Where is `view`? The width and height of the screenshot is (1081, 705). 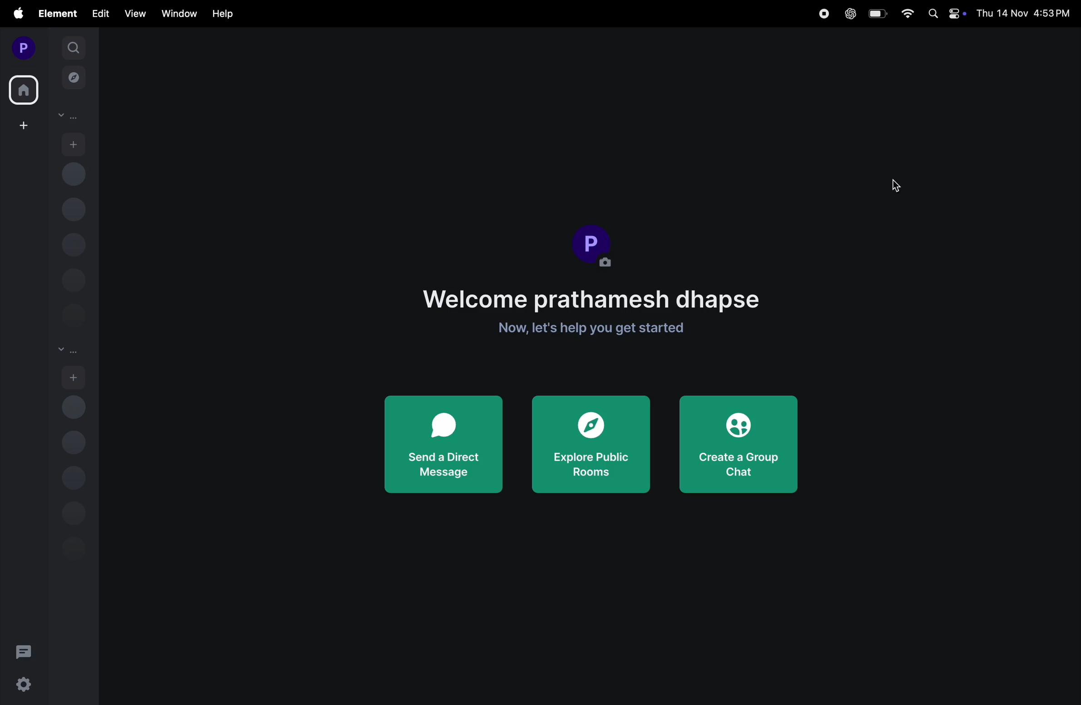
view is located at coordinates (134, 14).